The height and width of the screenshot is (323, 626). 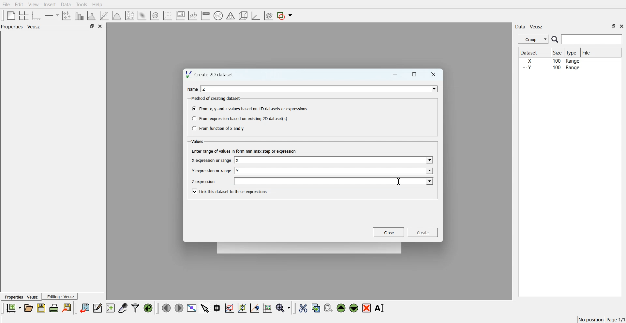 What do you see at coordinates (395, 74) in the screenshot?
I see `Minimize` at bounding box center [395, 74].